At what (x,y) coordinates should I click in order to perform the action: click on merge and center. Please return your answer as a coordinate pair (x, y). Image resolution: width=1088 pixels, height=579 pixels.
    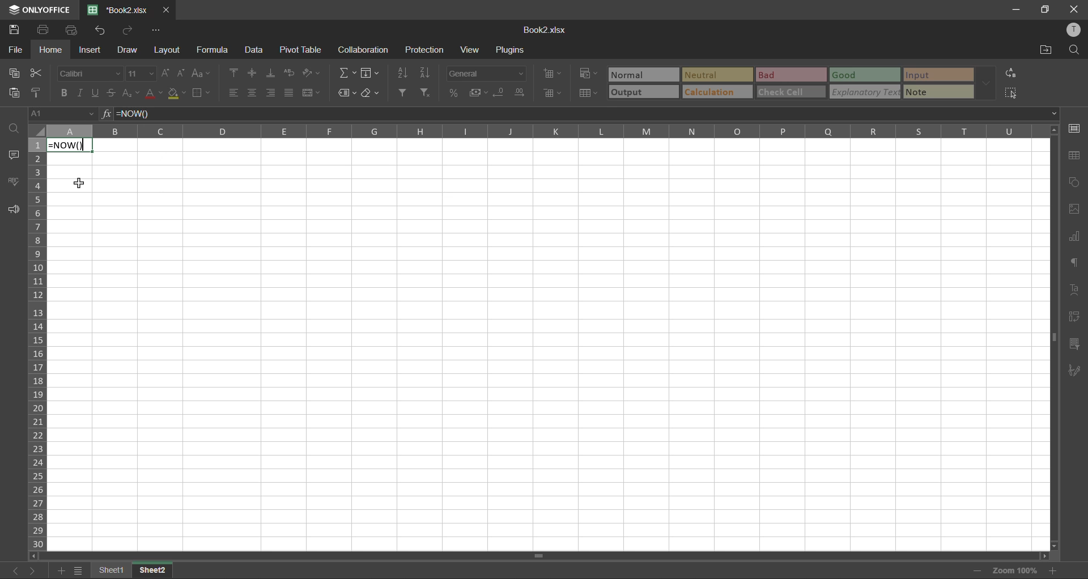
    Looking at the image, I should click on (312, 93).